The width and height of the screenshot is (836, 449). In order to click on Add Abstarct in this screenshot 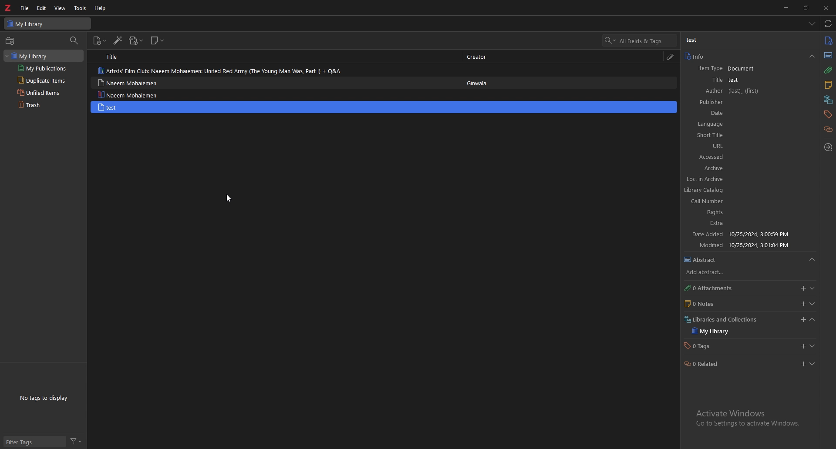, I will do `click(703, 272)`.